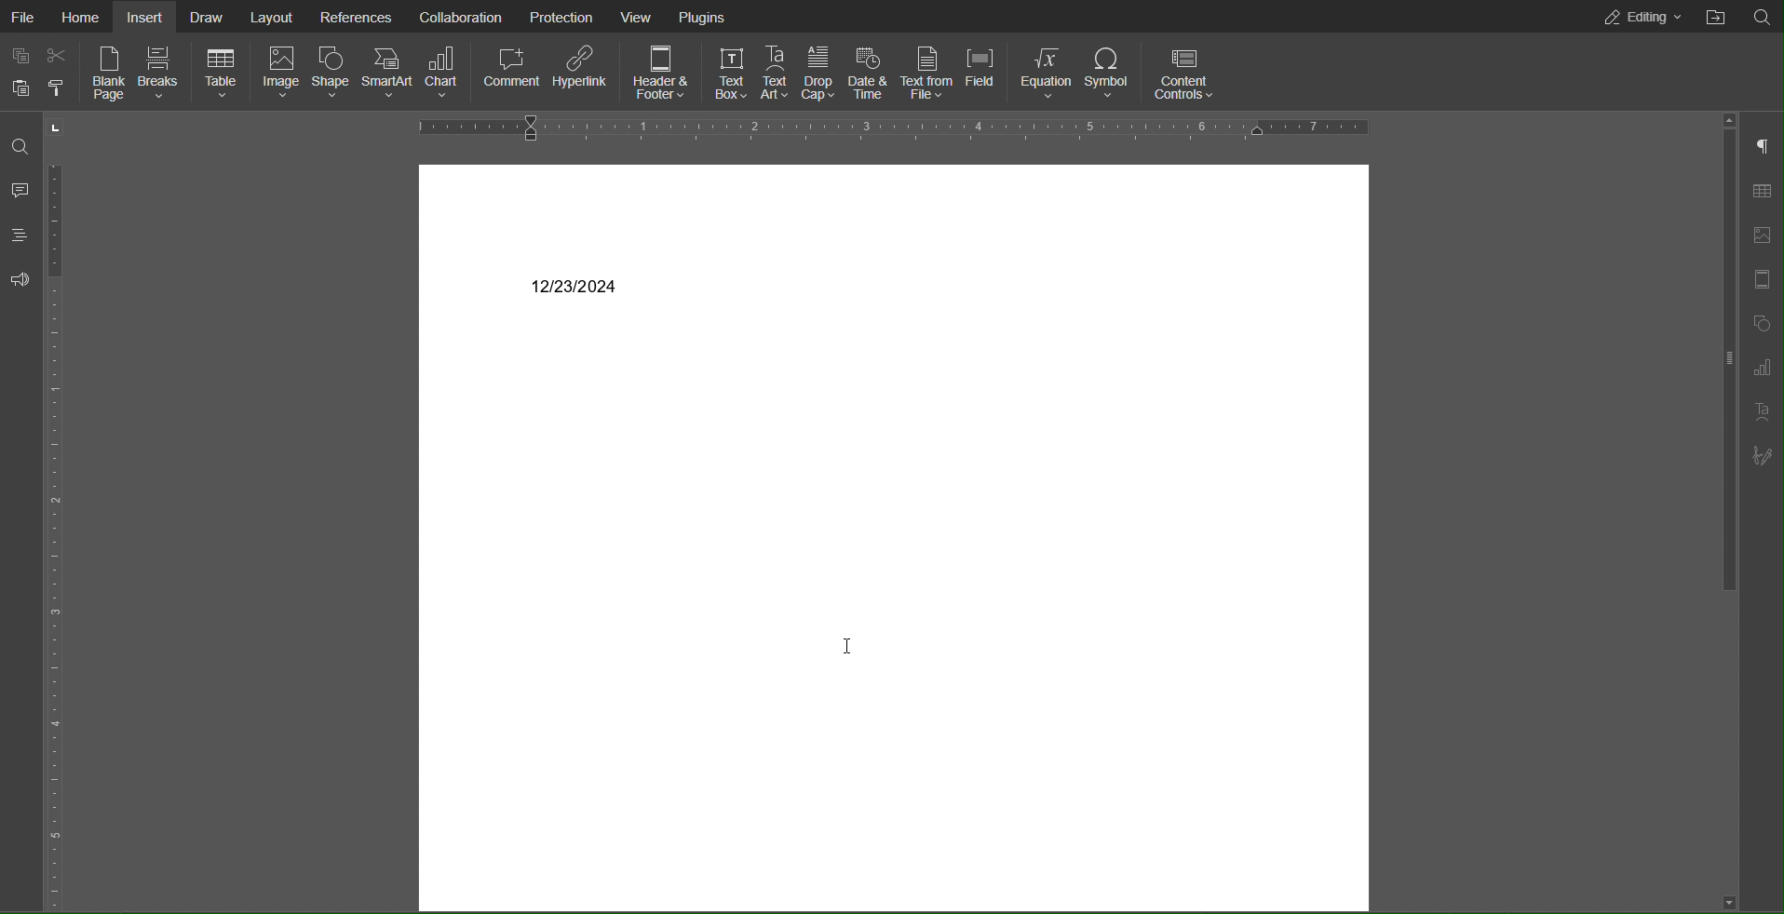 The width and height of the screenshot is (1784, 914). I want to click on Cursor, so click(853, 652).